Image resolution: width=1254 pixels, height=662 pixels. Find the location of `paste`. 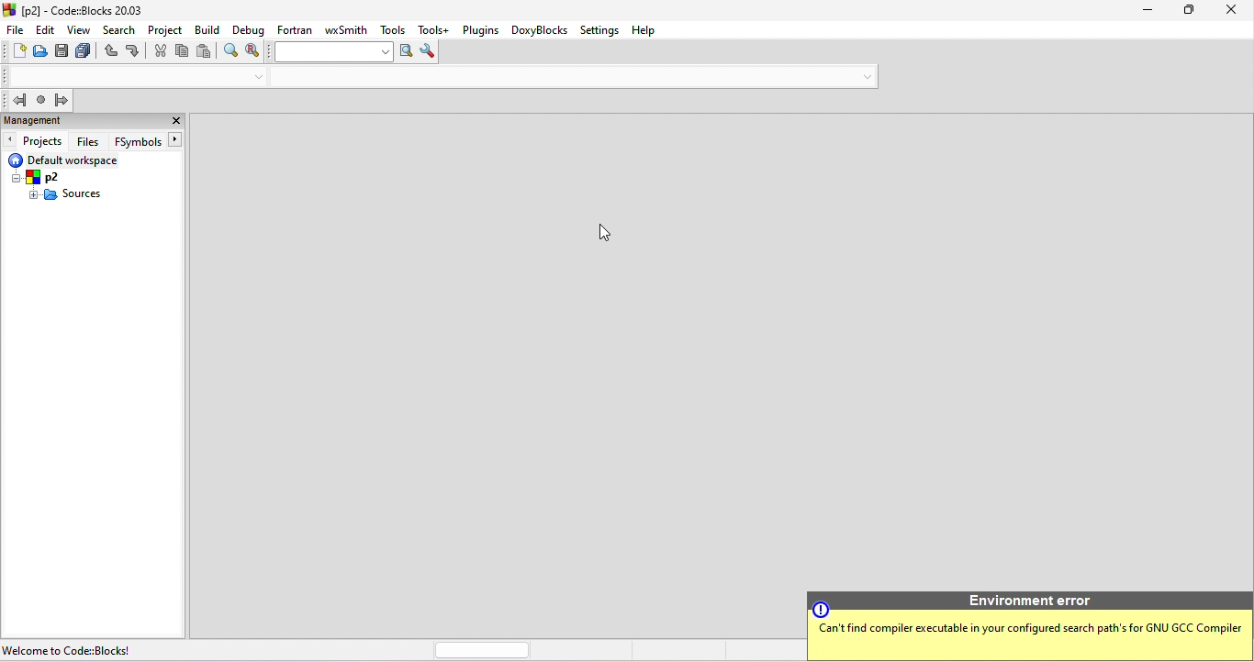

paste is located at coordinates (205, 53).